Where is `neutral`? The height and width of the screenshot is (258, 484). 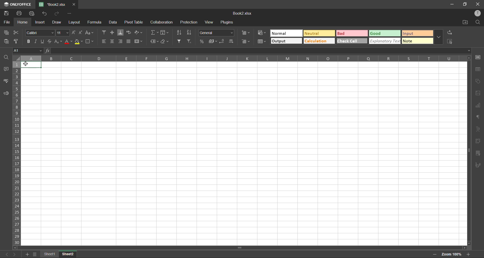 neutral is located at coordinates (319, 34).